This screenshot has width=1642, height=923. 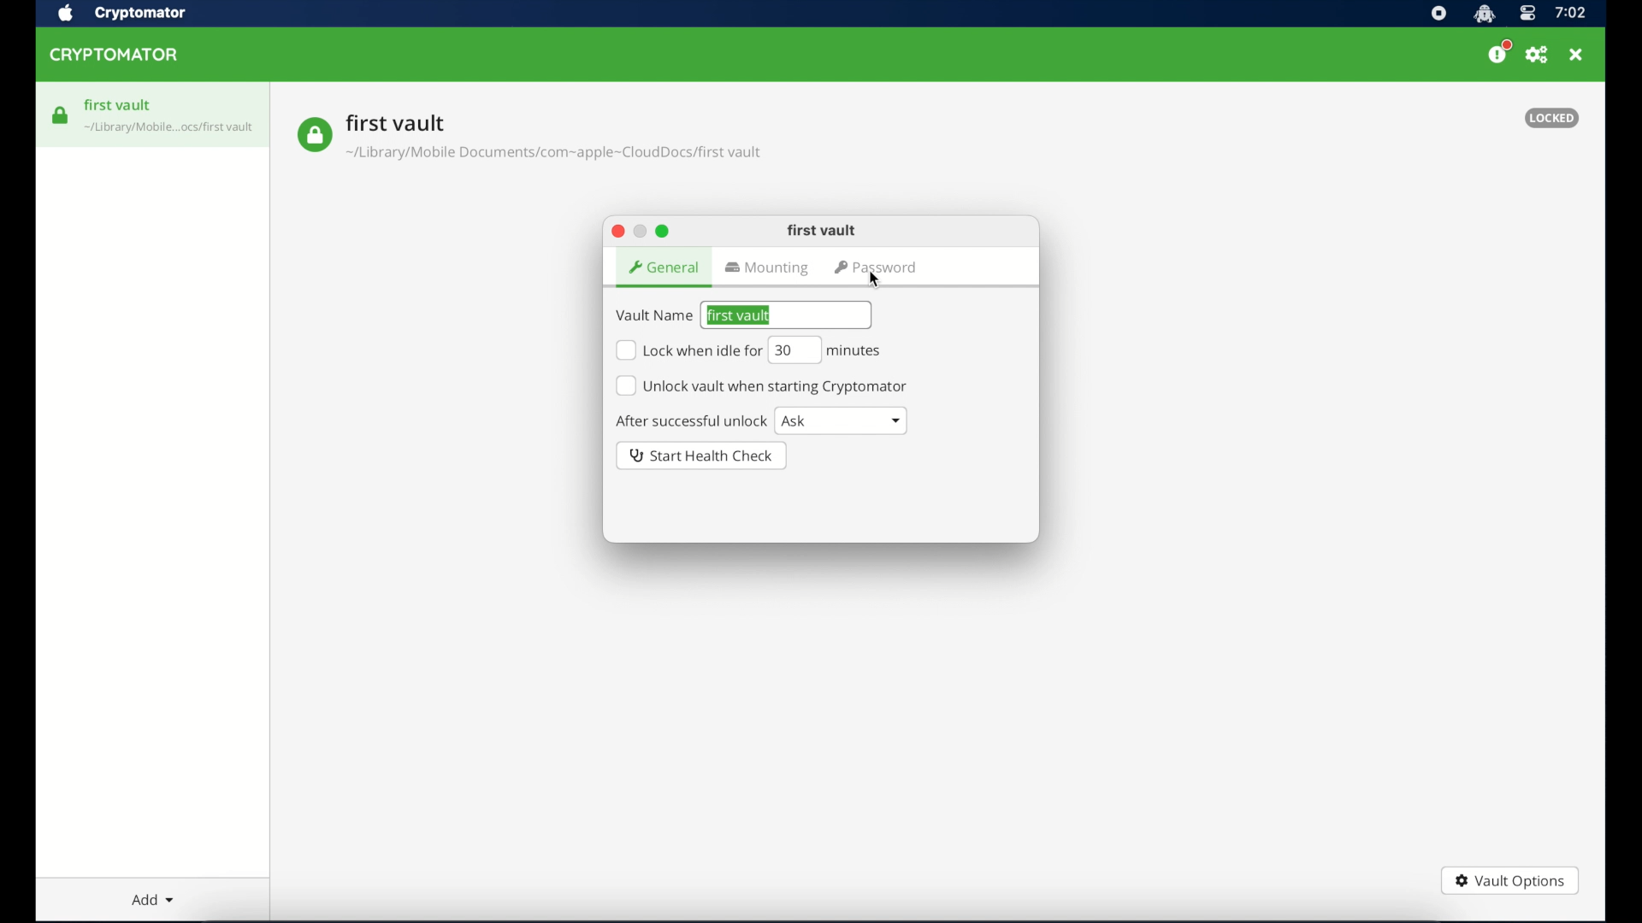 What do you see at coordinates (64, 14) in the screenshot?
I see `apple icon` at bounding box center [64, 14].